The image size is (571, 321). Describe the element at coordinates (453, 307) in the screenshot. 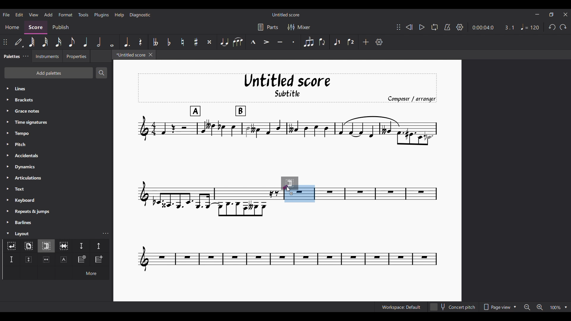

I see `Concert pitch toggle` at that location.